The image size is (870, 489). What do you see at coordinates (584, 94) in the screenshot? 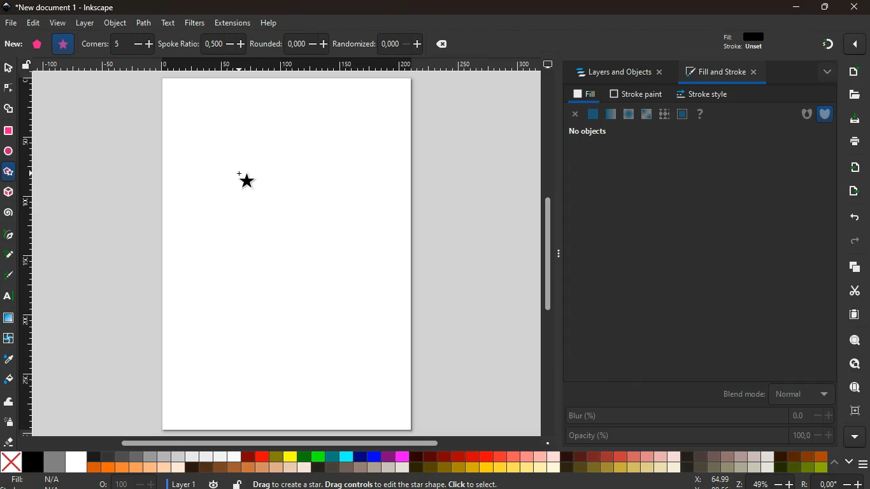
I see `fill` at bounding box center [584, 94].